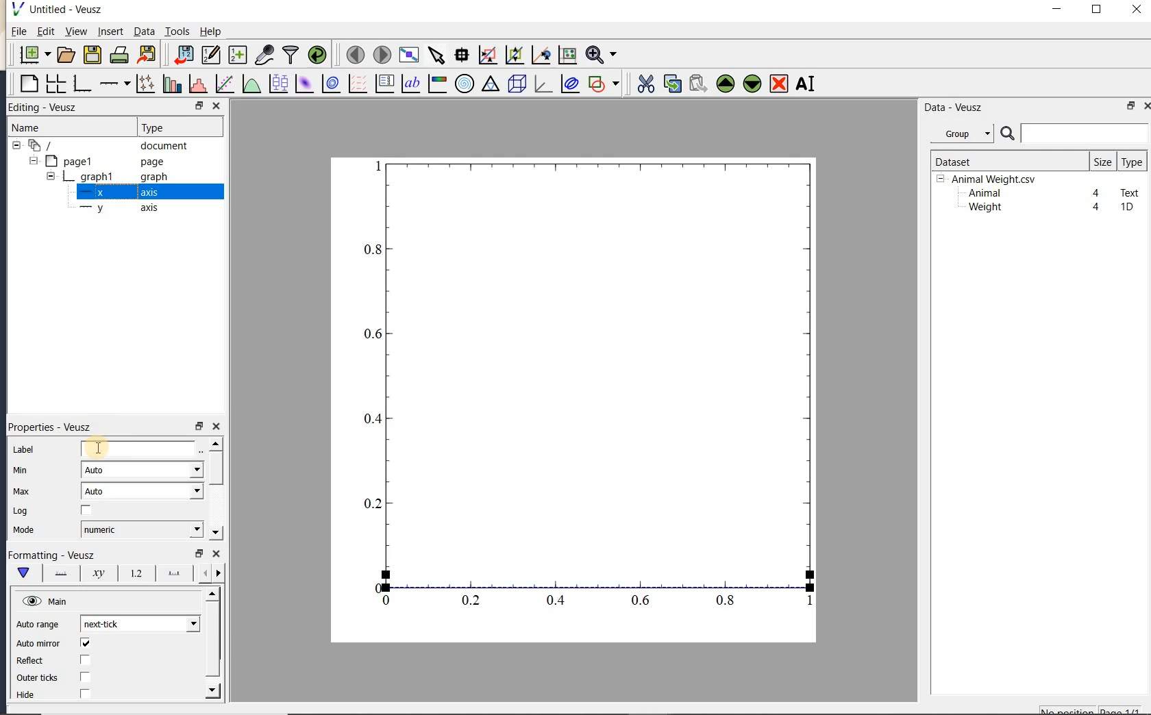 This screenshot has height=715, width=1151. Describe the element at coordinates (353, 53) in the screenshot. I see `move to the previous page` at that location.